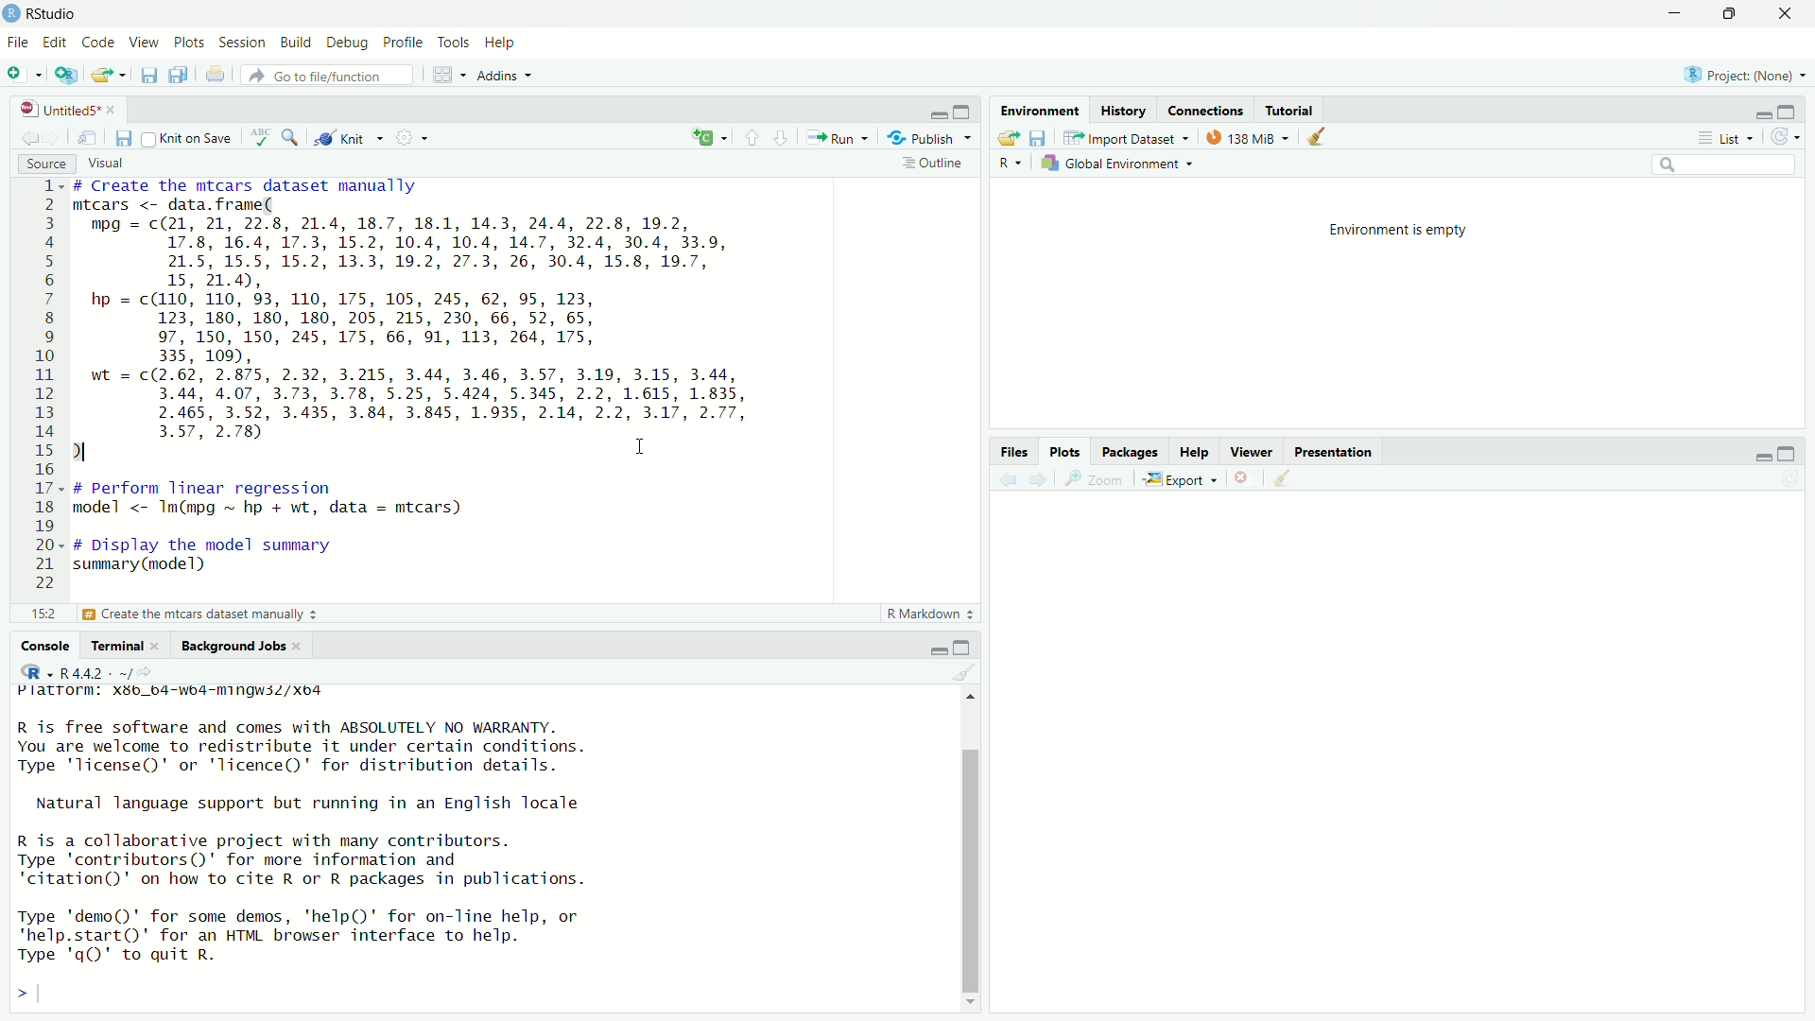  What do you see at coordinates (54, 140) in the screenshot?
I see `go forward` at bounding box center [54, 140].